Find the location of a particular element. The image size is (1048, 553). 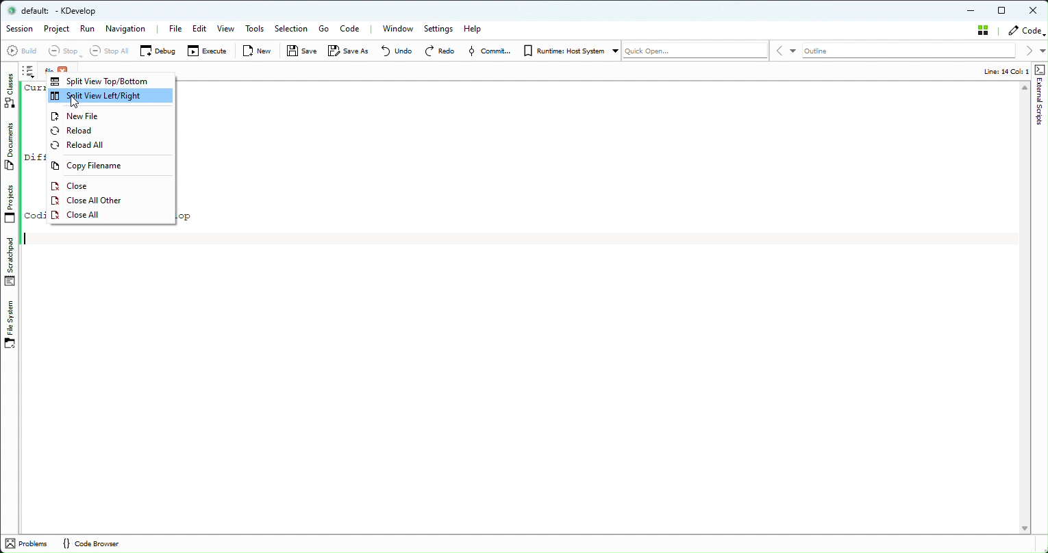

Reload is located at coordinates (112, 131).